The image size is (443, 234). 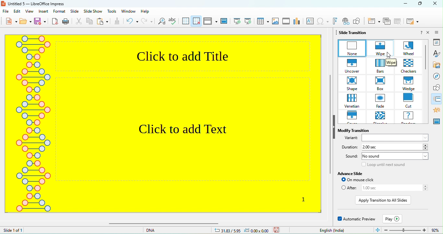 I want to click on slide transition, so click(x=355, y=33).